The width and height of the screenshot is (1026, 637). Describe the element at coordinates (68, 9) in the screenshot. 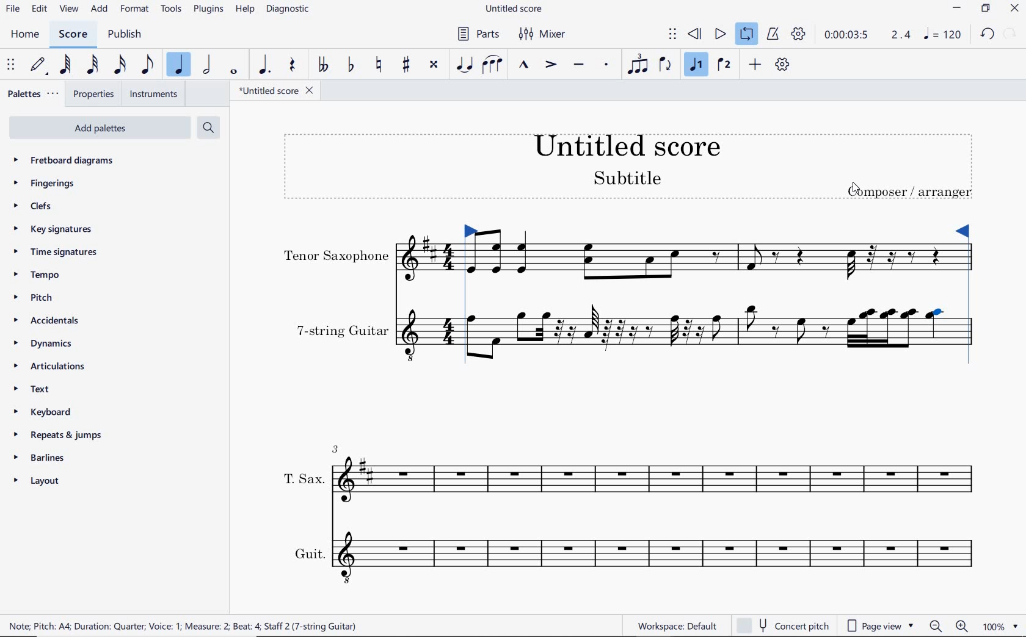

I see `VIEW` at that location.